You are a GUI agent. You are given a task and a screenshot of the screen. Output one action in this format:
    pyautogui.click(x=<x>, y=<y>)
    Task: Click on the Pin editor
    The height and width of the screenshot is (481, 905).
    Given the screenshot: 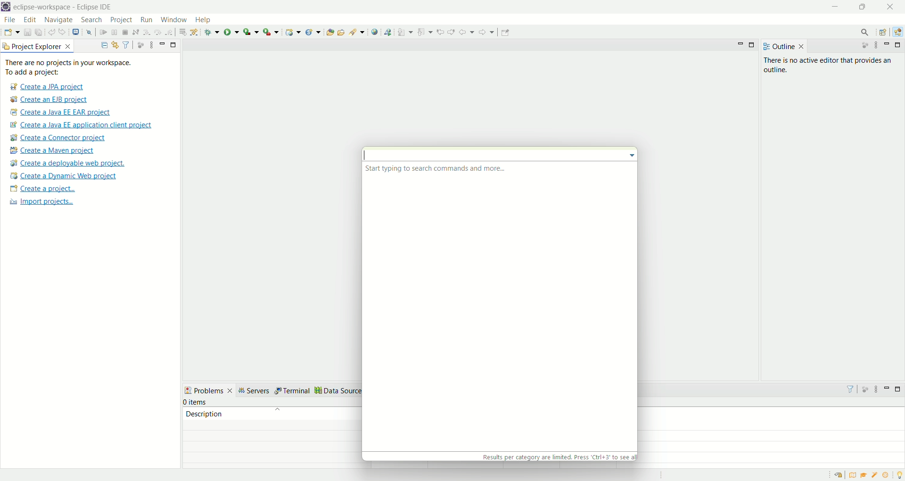 What is the action you would take?
    pyautogui.click(x=507, y=33)
    